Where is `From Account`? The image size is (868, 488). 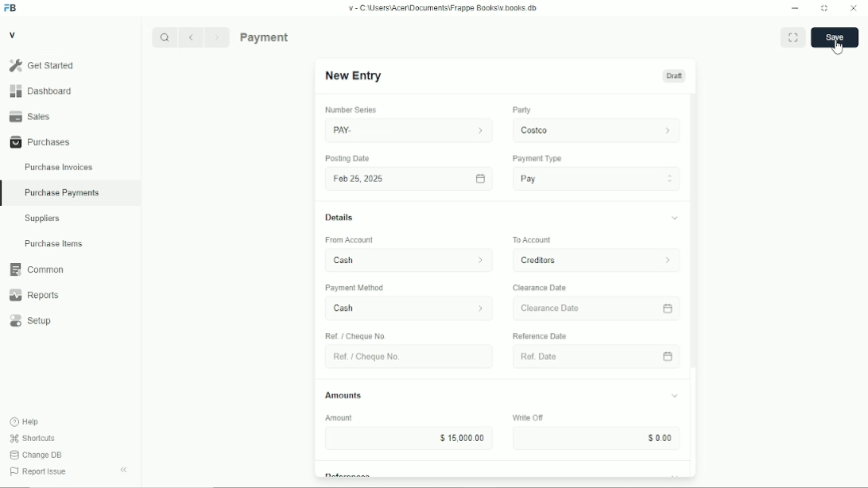
From Account is located at coordinates (404, 258).